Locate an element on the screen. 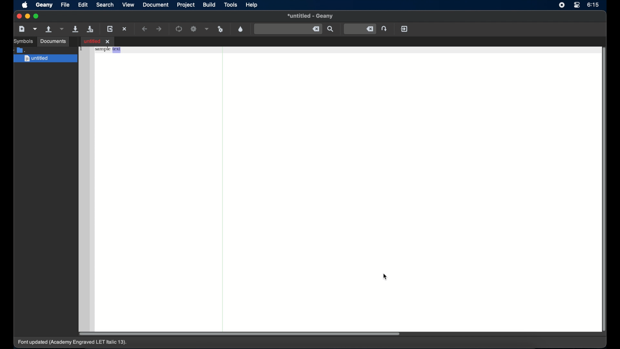 This screenshot has width=620, height=349. divider is located at coordinates (222, 192).